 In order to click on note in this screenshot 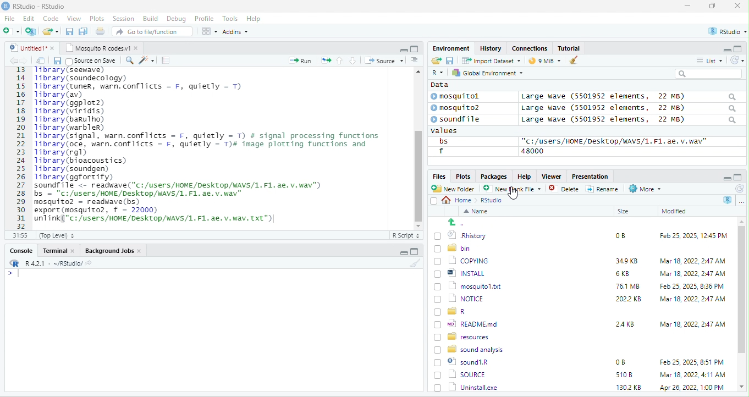, I will do `click(166, 60)`.